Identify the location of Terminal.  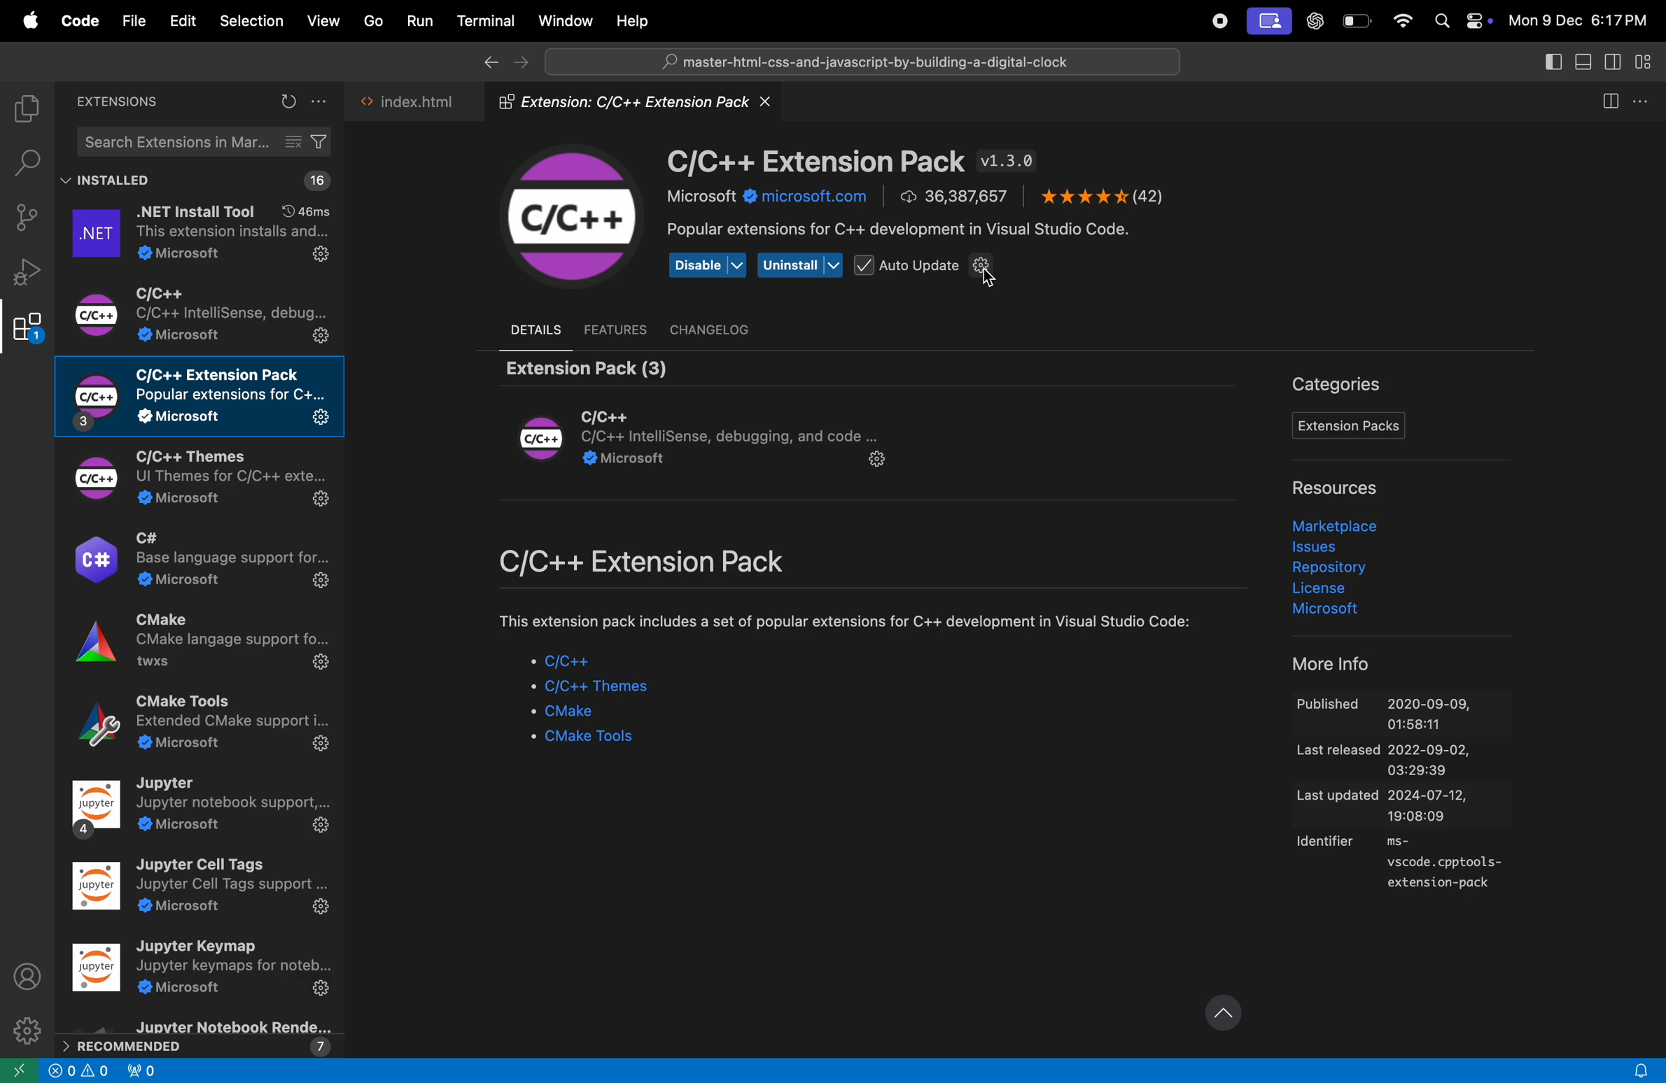
(484, 22).